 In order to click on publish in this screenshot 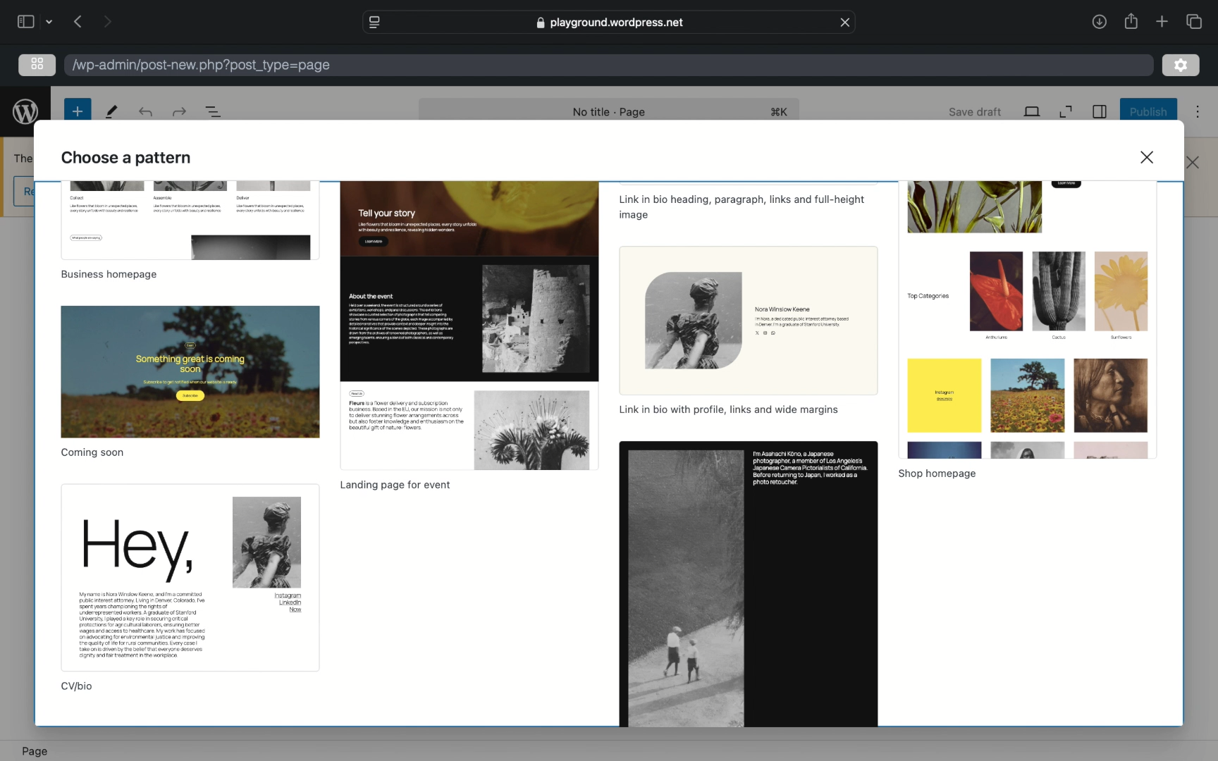, I will do `click(1147, 111)`.